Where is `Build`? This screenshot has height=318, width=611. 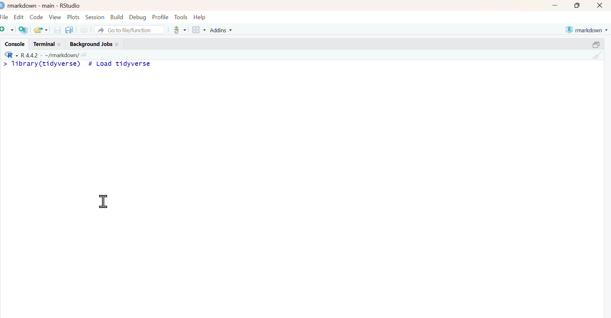 Build is located at coordinates (117, 16).